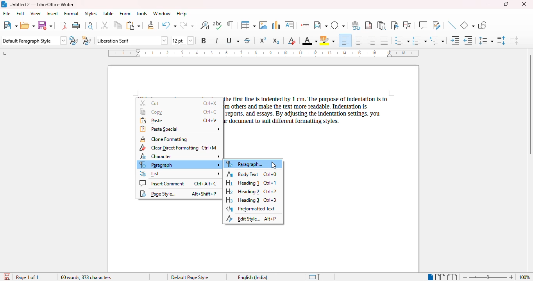 This screenshot has width=533, height=281. Describe the element at coordinates (133, 26) in the screenshot. I see `paste` at that location.